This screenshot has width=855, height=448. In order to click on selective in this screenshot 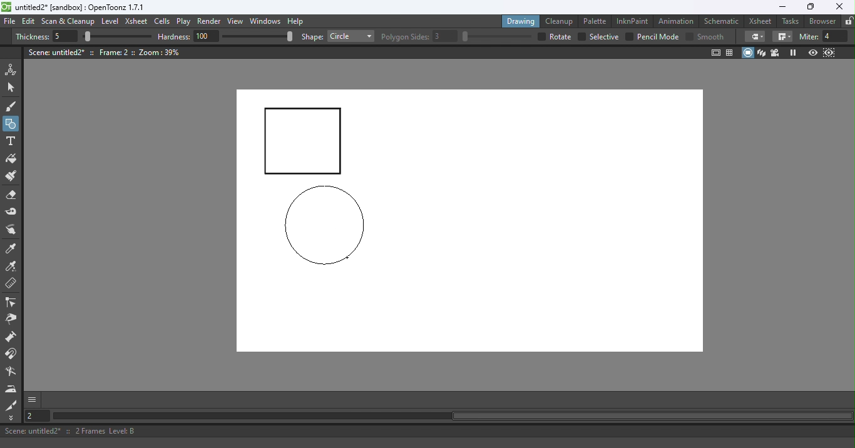, I will do `click(604, 37)`.